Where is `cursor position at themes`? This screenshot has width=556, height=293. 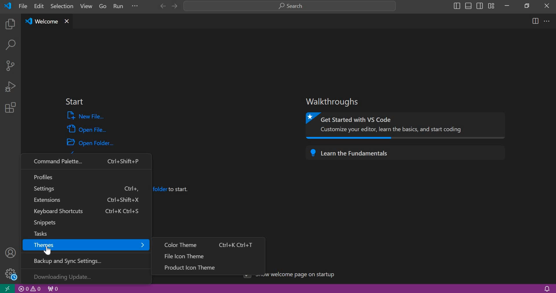 cursor position at themes is located at coordinates (48, 250).